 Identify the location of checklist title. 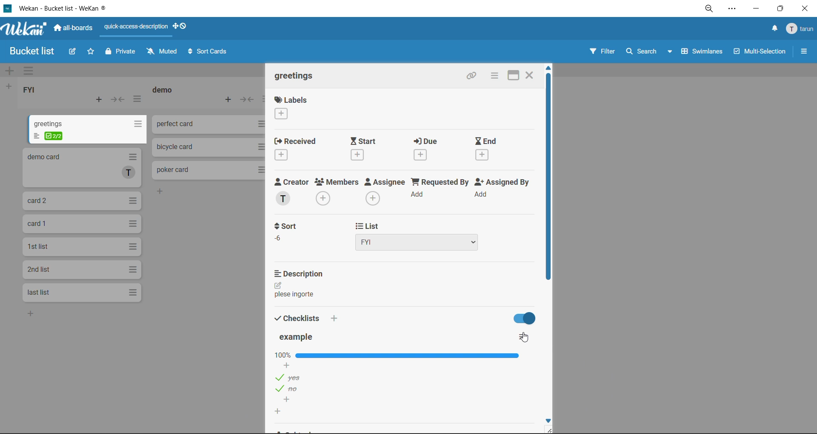
(300, 339).